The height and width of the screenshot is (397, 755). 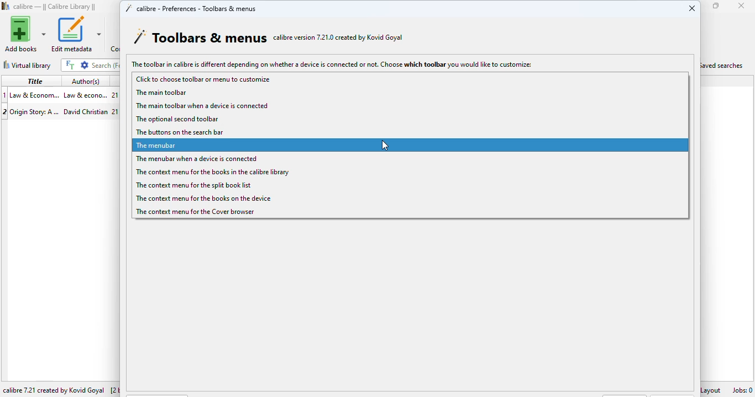 I want to click on jobs: 0, so click(x=742, y=390).